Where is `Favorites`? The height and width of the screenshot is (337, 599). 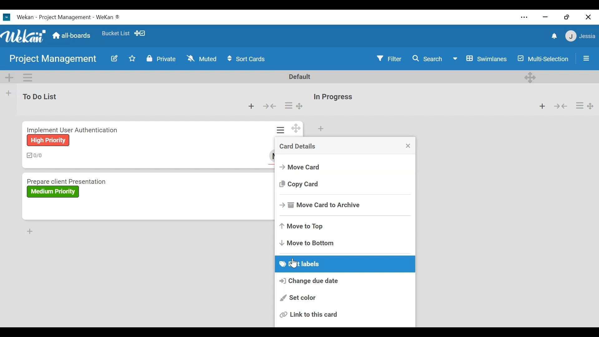
Favorites is located at coordinates (116, 33).